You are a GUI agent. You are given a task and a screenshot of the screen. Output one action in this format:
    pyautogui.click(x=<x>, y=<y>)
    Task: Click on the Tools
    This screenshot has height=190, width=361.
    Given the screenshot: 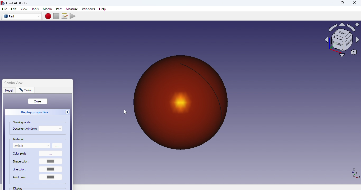 What is the action you would take?
    pyautogui.click(x=35, y=9)
    